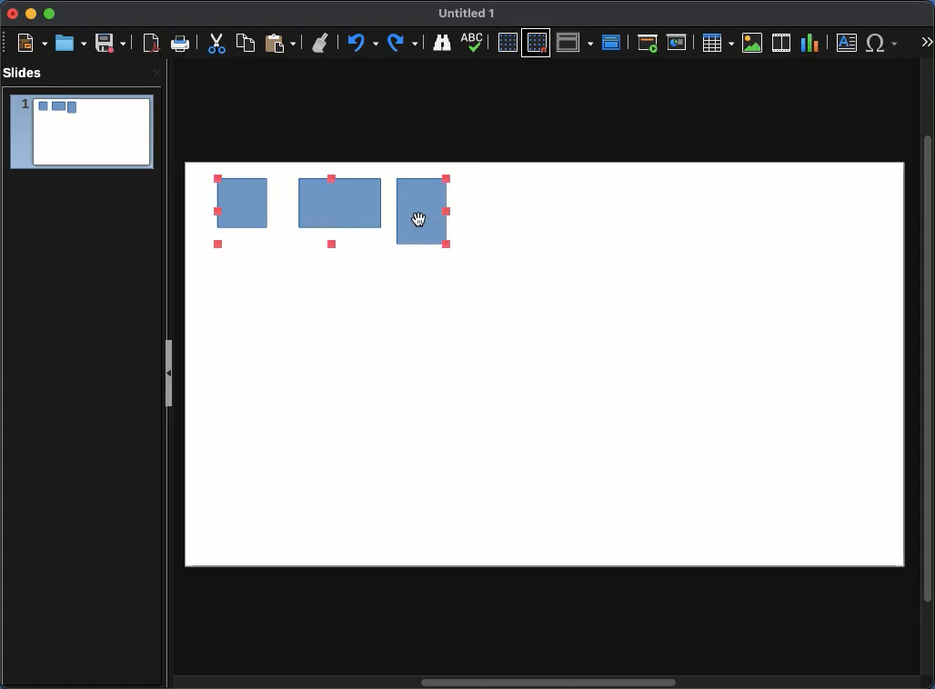 The image size is (935, 689). What do you see at coordinates (719, 43) in the screenshot?
I see `Table` at bounding box center [719, 43].